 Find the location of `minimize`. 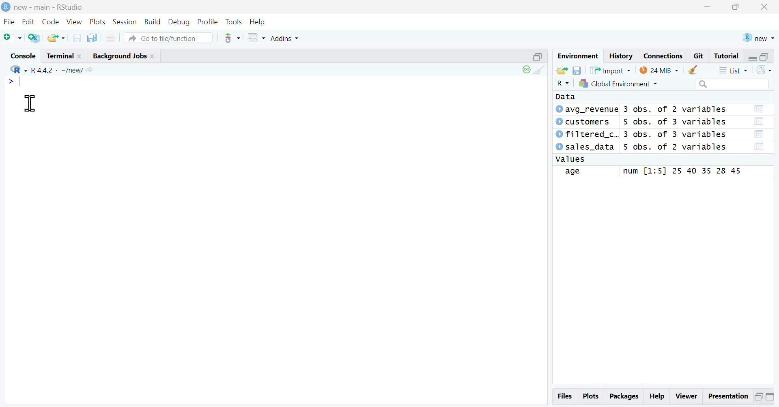

minimize is located at coordinates (539, 56).